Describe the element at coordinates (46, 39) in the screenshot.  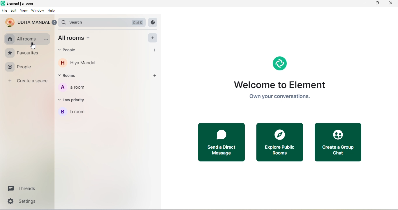
I see `More Option` at that location.